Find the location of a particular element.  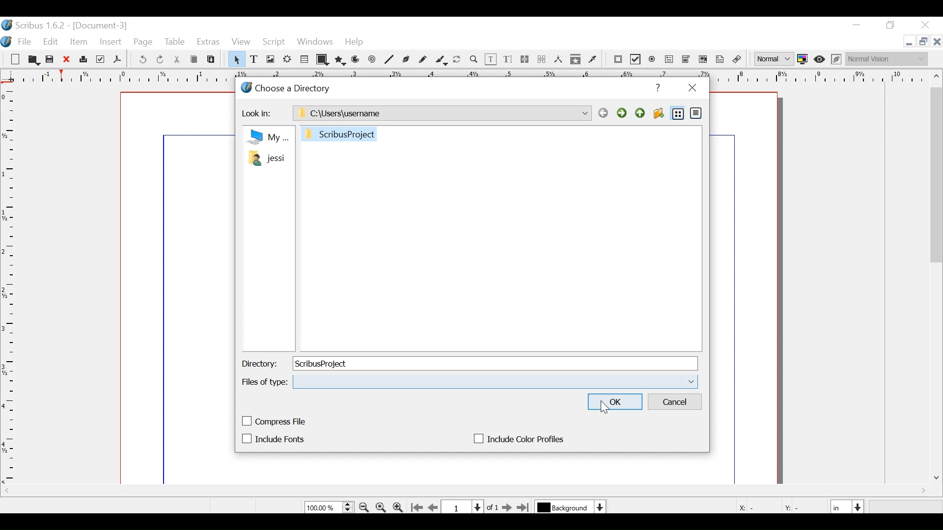

Go to the last page is located at coordinates (524, 507).